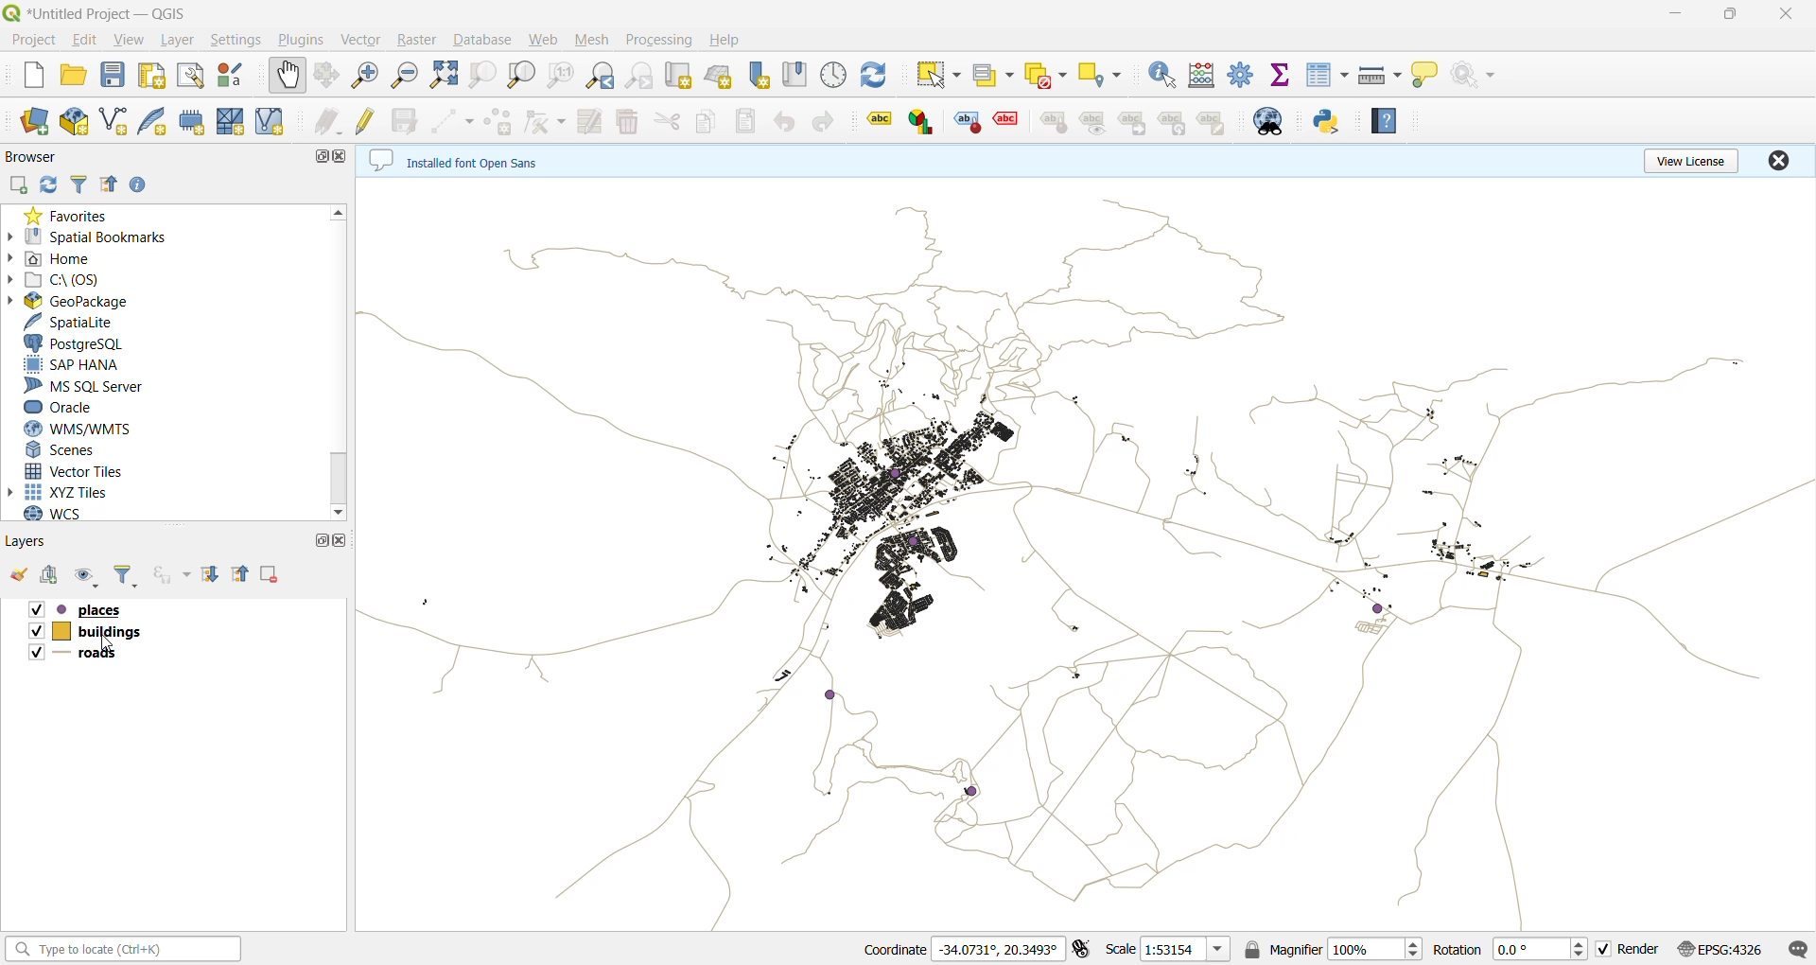 This screenshot has width=1816, height=965. What do you see at coordinates (25, 75) in the screenshot?
I see `new` at bounding box center [25, 75].